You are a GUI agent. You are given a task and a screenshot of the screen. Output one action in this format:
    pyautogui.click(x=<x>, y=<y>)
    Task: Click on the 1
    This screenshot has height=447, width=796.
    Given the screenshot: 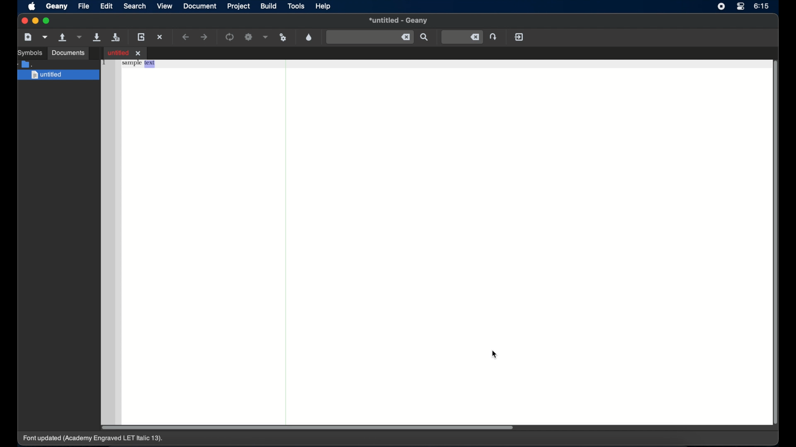 What is the action you would take?
    pyautogui.click(x=104, y=62)
    